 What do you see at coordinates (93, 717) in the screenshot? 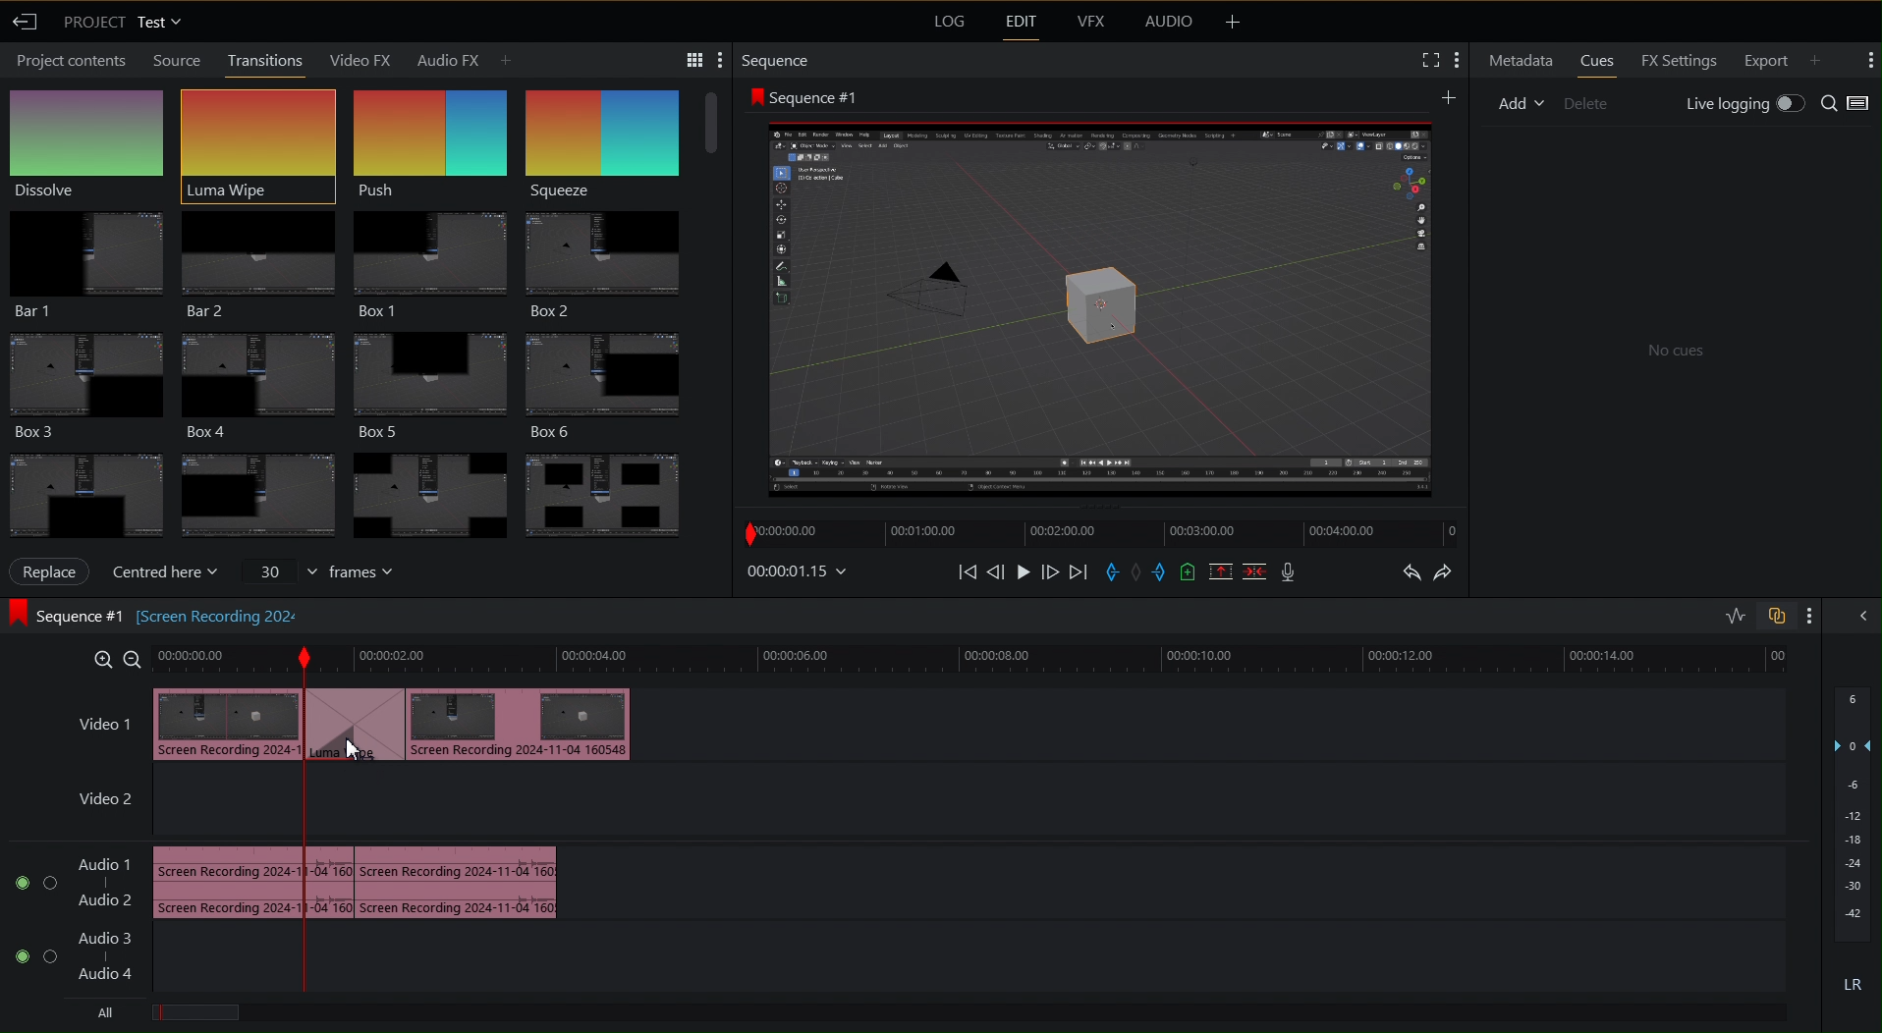
I see `Video 1` at bounding box center [93, 717].